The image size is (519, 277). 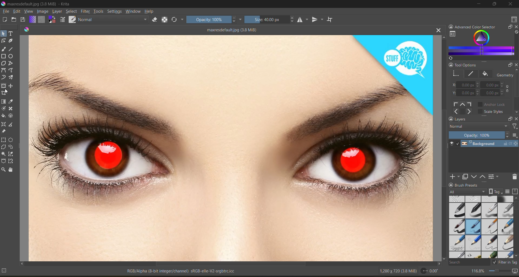 What do you see at coordinates (43, 11) in the screenshot?
I see `image` at bounding box center [43, 11].